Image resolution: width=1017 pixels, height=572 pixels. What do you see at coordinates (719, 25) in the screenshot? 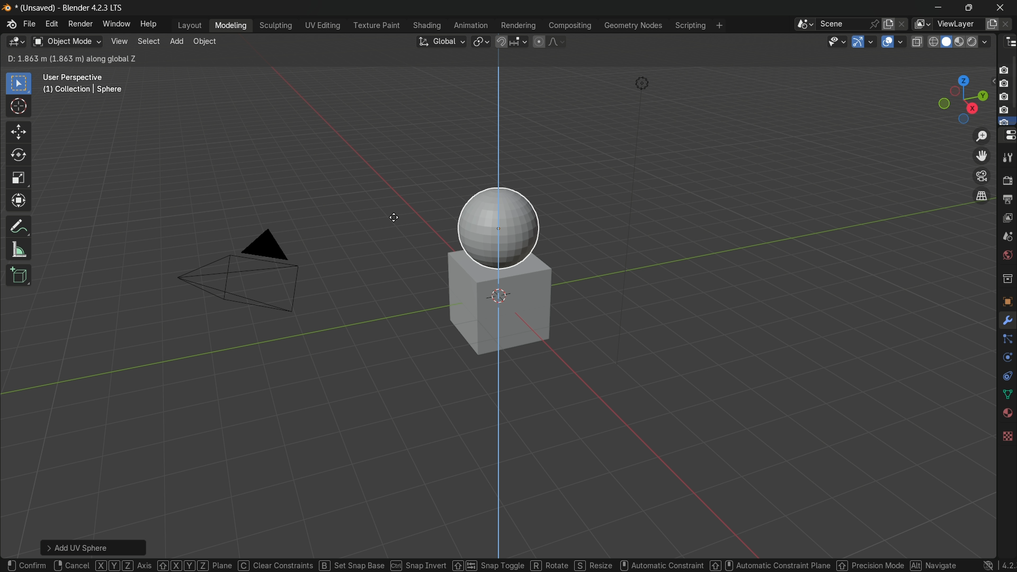
I see `add workplace` at bounding box center [719, 25].